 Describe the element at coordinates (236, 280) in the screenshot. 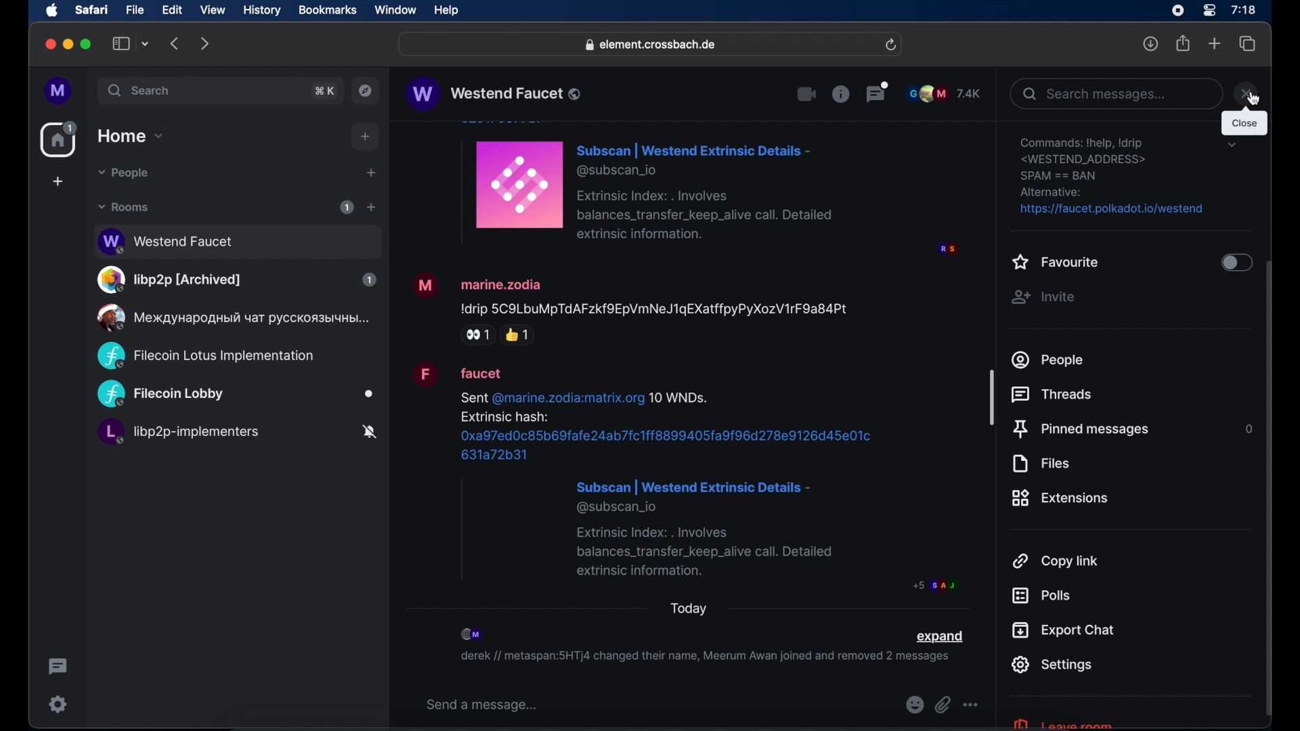

I see `public room` at that location.